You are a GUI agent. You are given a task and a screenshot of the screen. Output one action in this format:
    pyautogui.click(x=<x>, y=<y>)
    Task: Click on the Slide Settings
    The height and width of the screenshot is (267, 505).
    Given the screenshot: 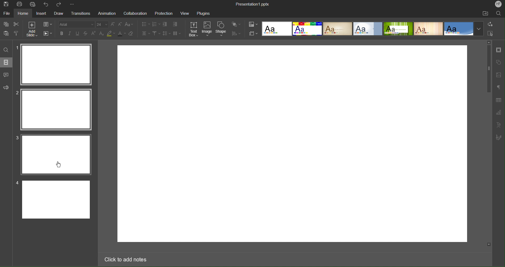 What is the action you would take?
    pyautogui.click(x=47, y=23)
    